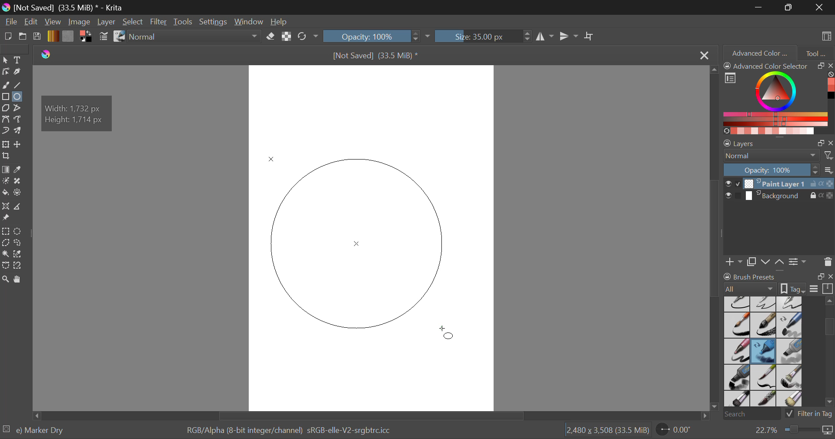  What do you see at coordinates (19, 60) in the screenshot?
I see `Text` at bounding box center [19, 60].